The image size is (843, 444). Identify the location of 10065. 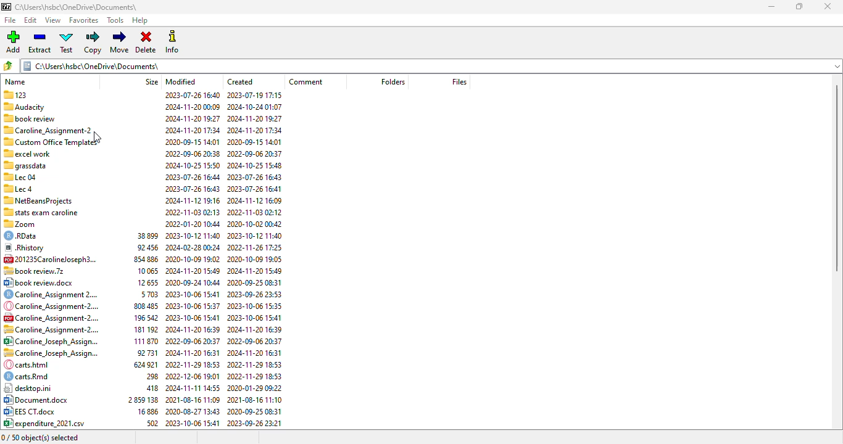
(146, 271).